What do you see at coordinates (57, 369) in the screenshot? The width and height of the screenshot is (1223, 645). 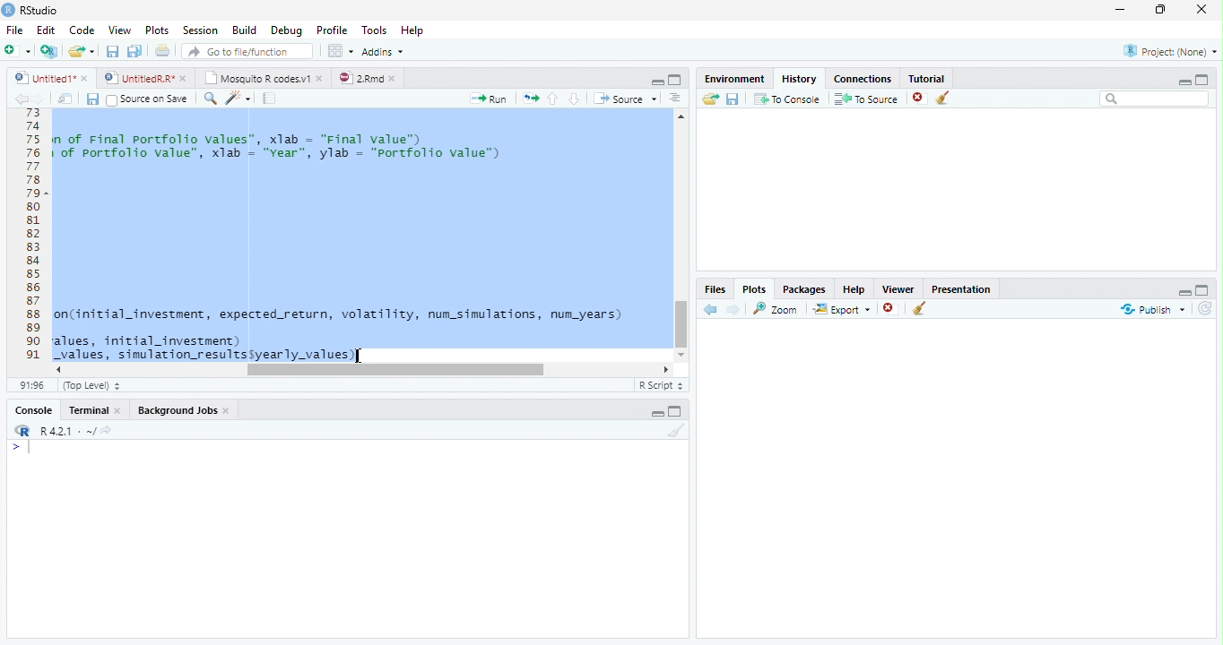 I see `Scroll Left` at bounding box center [57, 369].